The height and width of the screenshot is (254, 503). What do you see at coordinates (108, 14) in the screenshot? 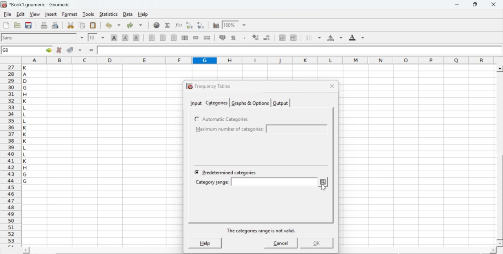
I see `statistics` at bounding box center [108, 14].